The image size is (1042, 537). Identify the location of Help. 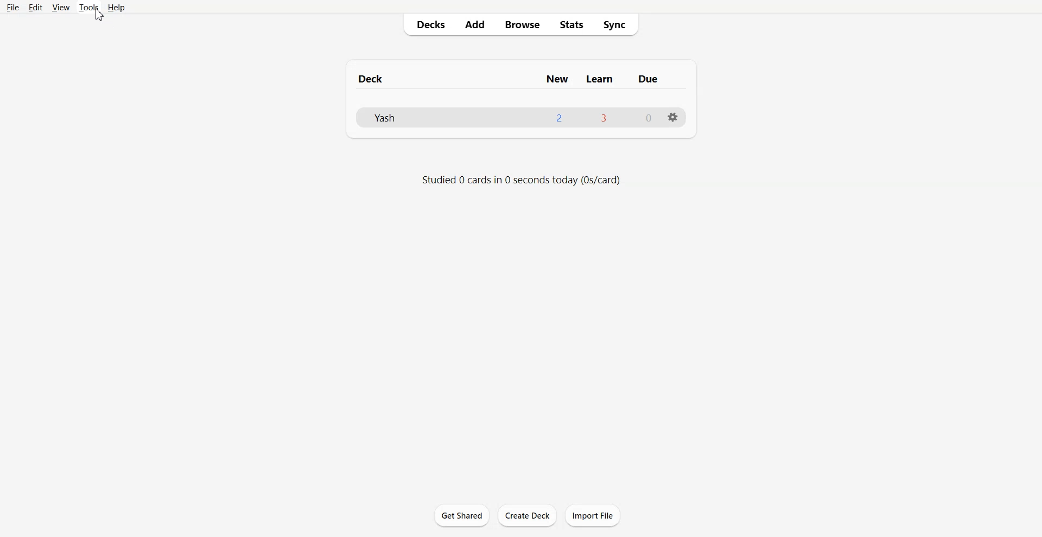
(117, 7).